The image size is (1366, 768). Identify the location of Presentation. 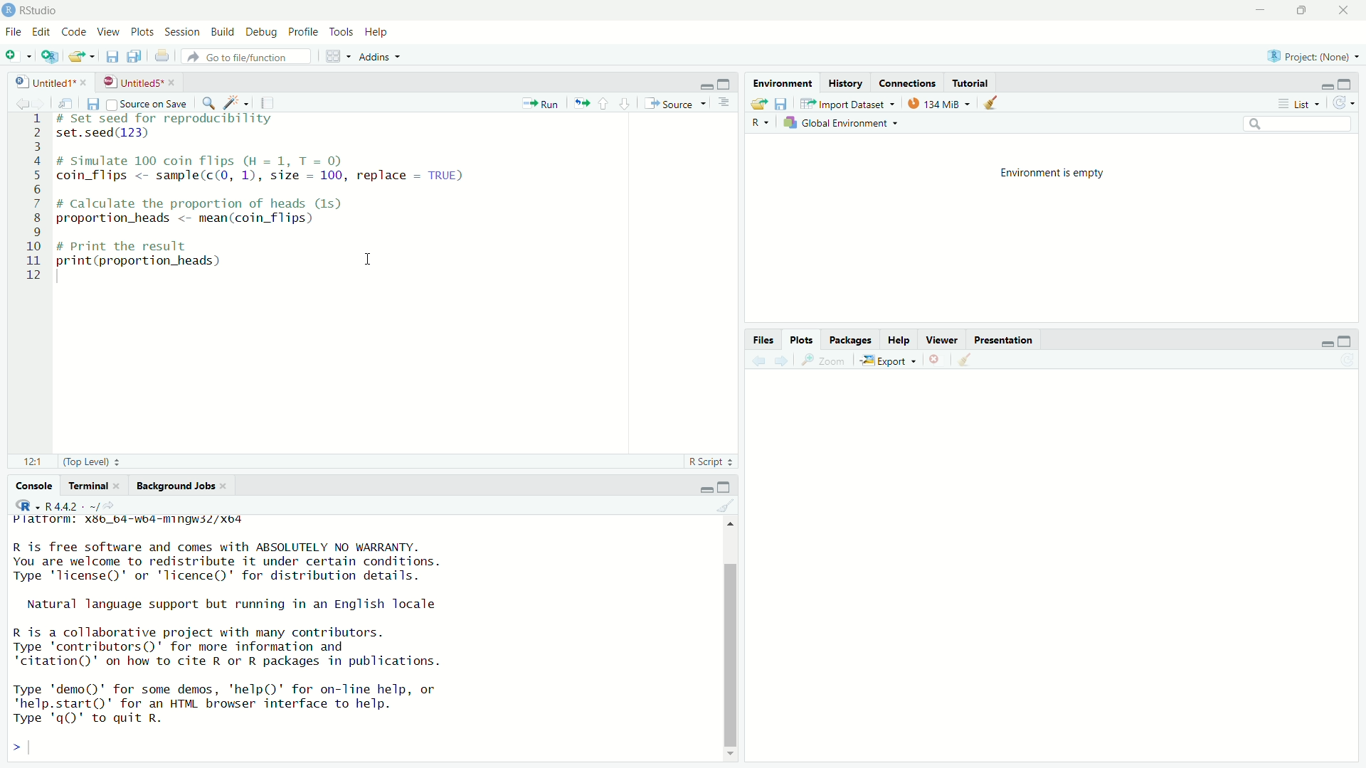
(1006, 339).